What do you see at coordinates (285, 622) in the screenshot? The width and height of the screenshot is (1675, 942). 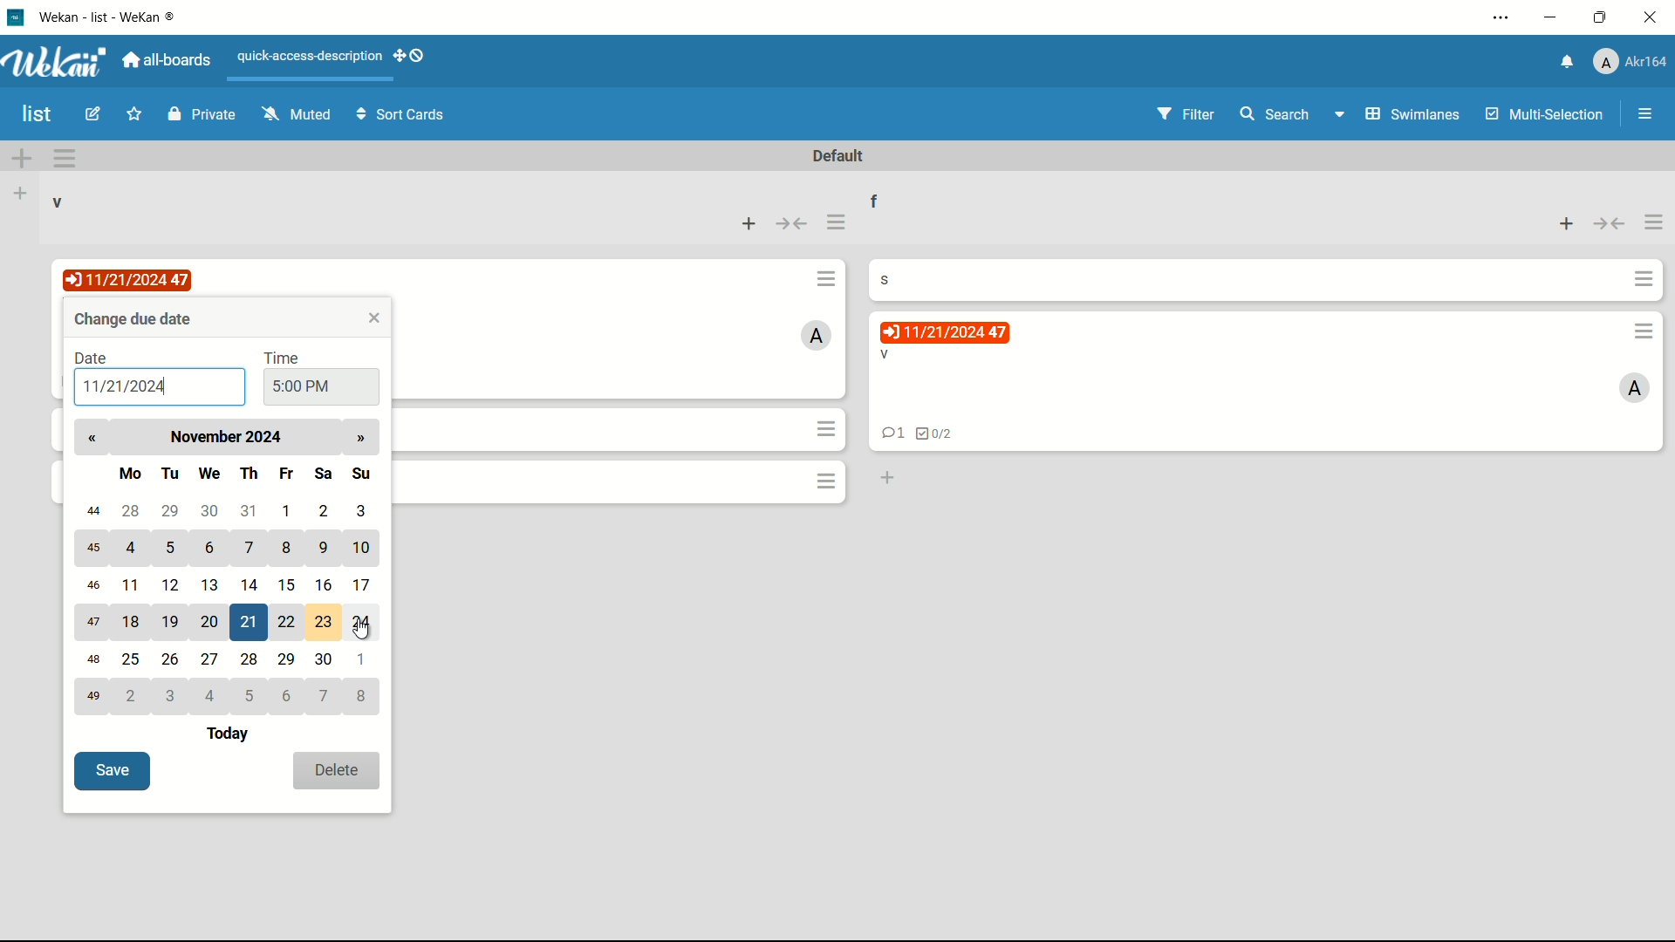 I see `22` at bounding box center [285, 622].